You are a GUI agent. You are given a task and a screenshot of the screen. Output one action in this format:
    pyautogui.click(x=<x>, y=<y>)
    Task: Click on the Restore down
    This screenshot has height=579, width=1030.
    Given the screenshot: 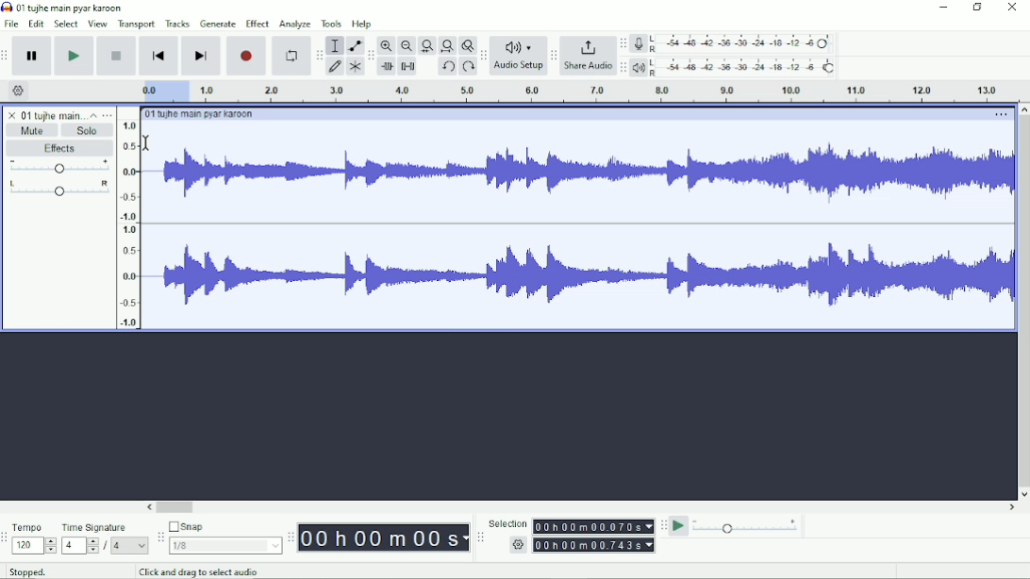 What is the action you would take?
    pyautogui.click(x=978, y=8)
    